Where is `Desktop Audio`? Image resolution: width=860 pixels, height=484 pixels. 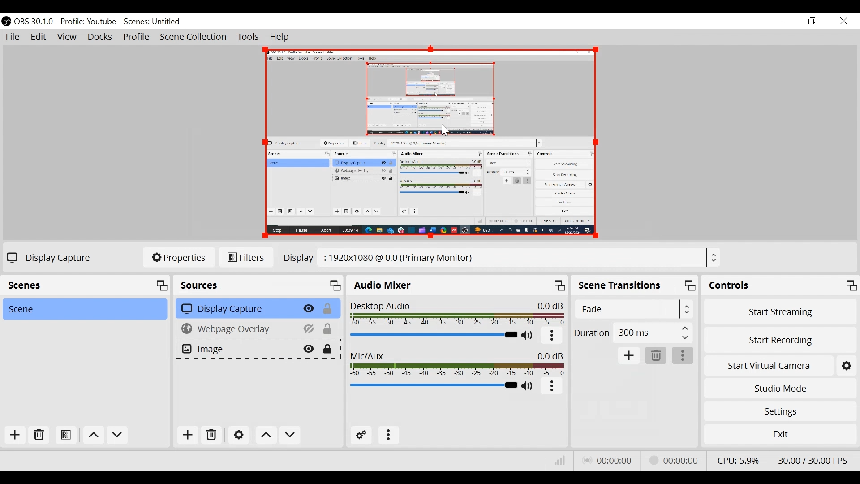
Desktop Audio is located at coordinates (456, 314).